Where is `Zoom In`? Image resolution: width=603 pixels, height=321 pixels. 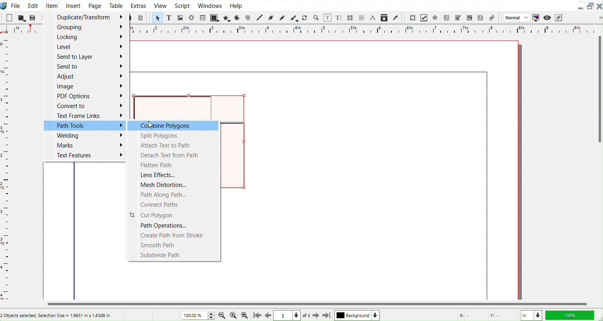
Zoom In is located at coordinates (245, 315).